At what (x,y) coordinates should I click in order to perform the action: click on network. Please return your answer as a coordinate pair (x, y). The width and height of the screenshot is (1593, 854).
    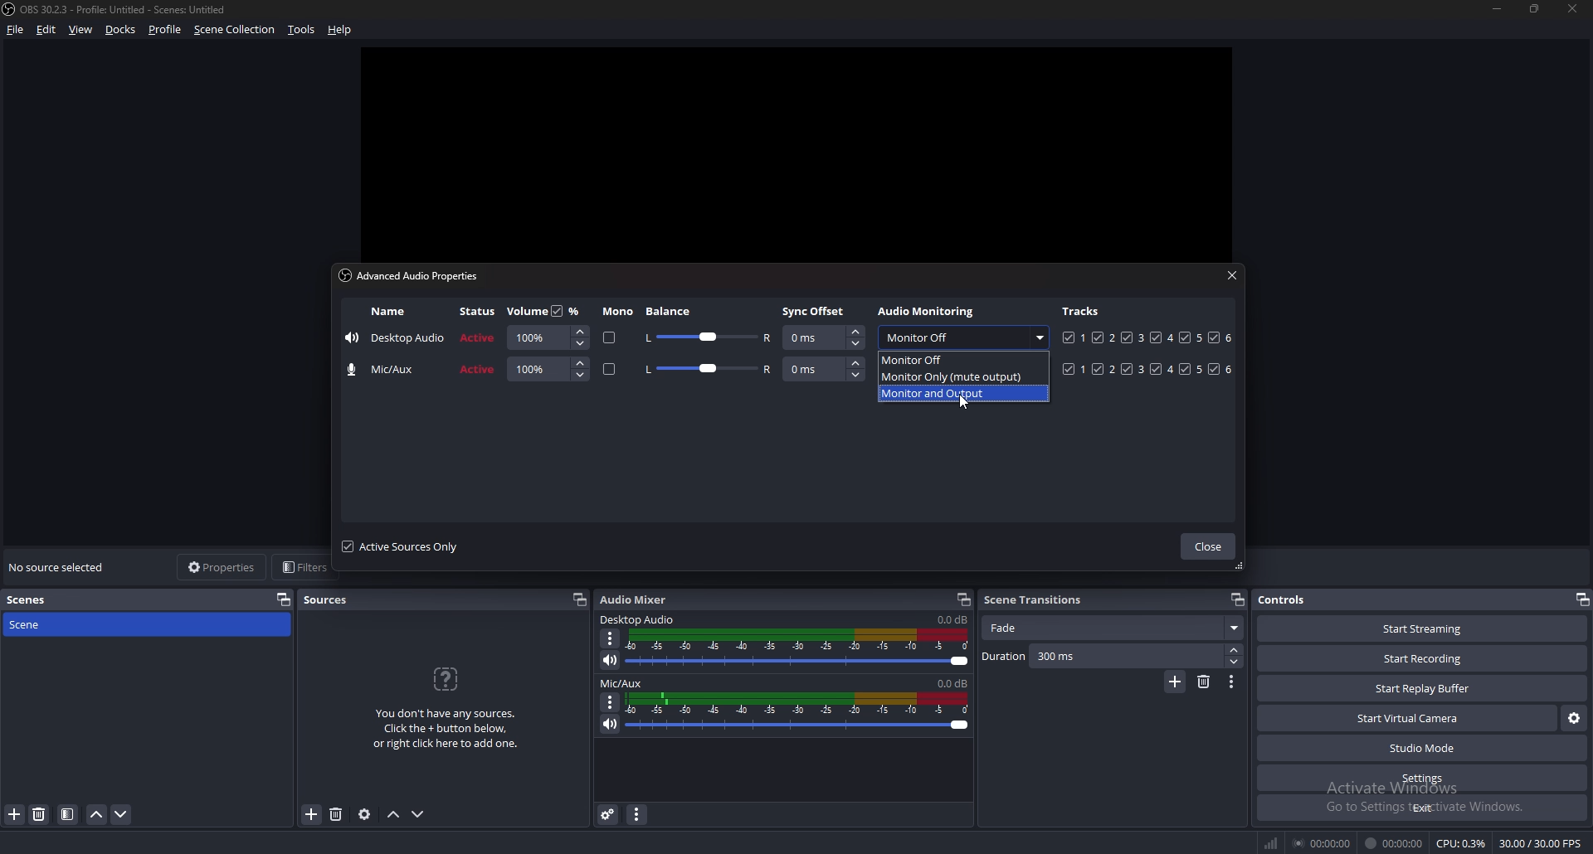
    Looking at the image, I should click on (1273, 843).